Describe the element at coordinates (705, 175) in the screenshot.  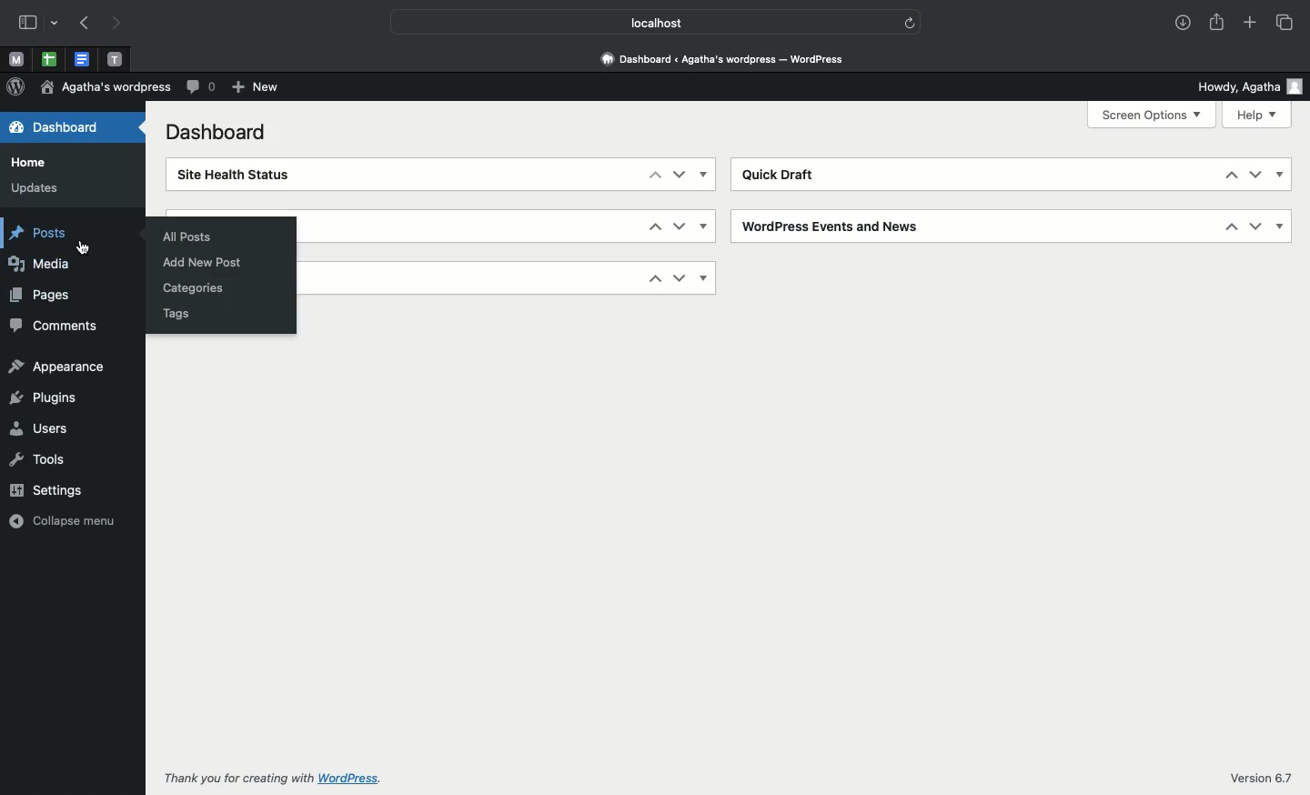
I see `Show` at that location.